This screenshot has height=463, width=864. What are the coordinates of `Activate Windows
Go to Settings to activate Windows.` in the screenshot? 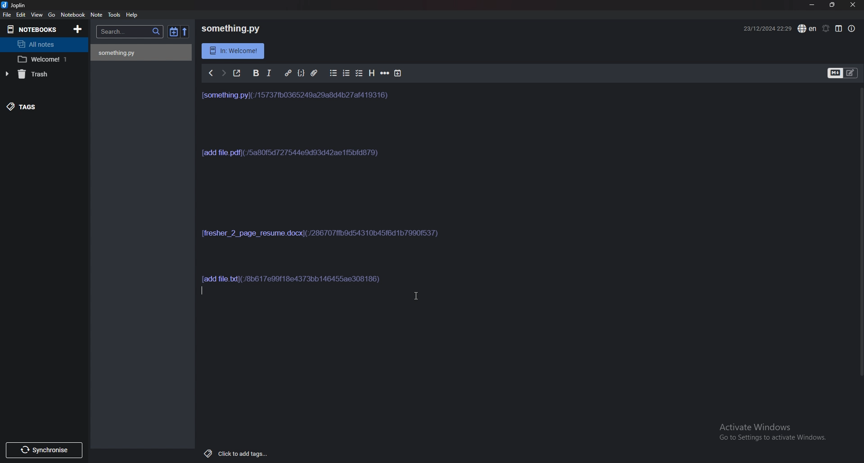 It's located at (768, 435).